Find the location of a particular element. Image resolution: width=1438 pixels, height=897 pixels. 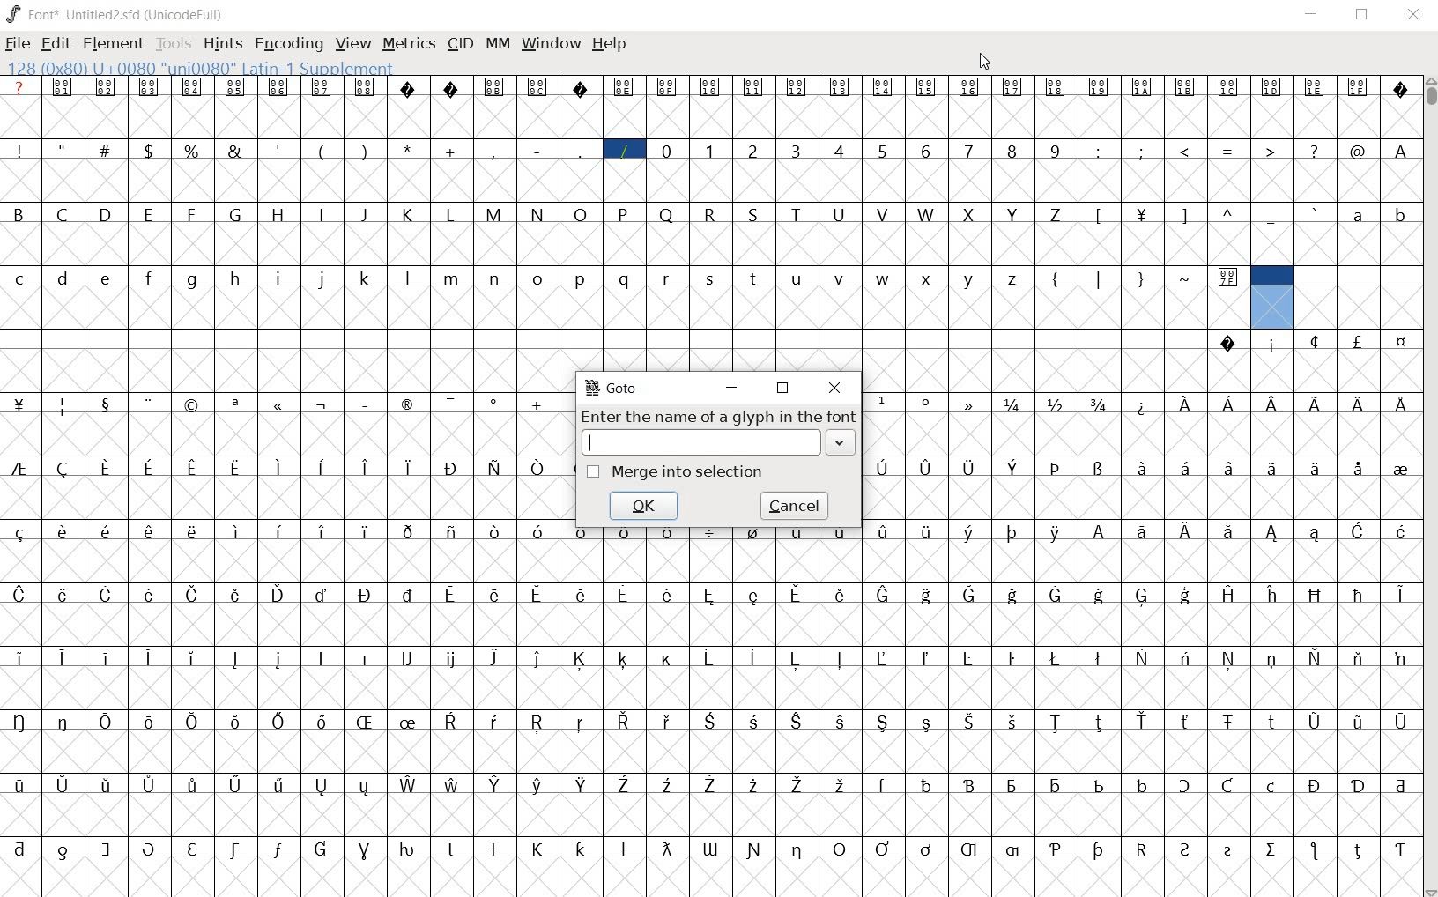

Symbol is located at coordinates (926, 783).